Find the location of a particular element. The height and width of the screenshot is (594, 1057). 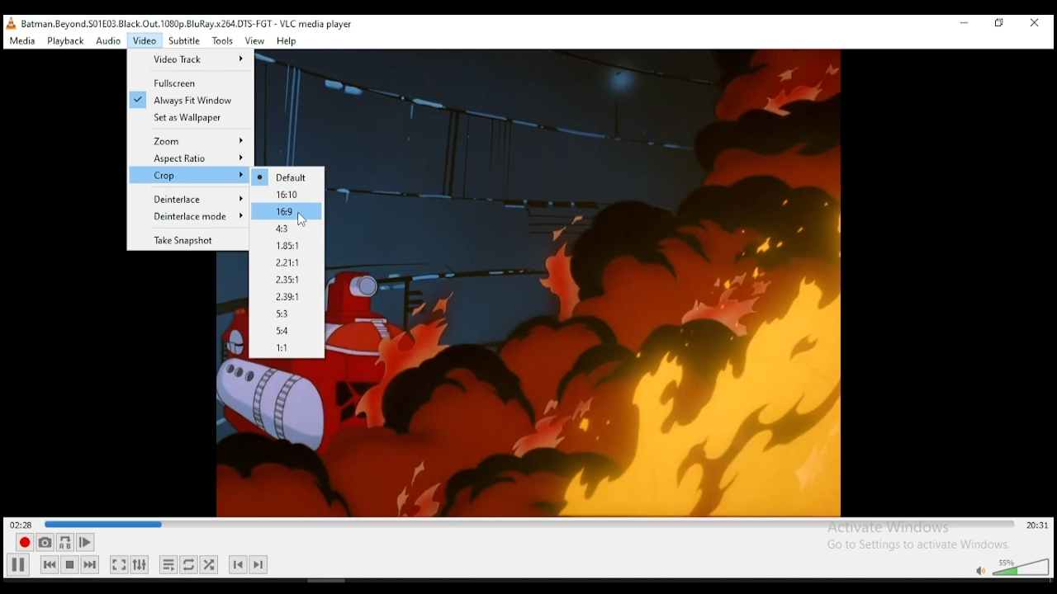

toggle video in fullscrenn is located at coordinates (119, 565).